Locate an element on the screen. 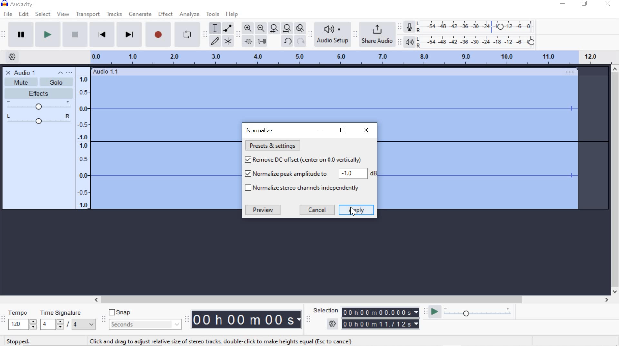  Play is located at coordinates (48, 35).